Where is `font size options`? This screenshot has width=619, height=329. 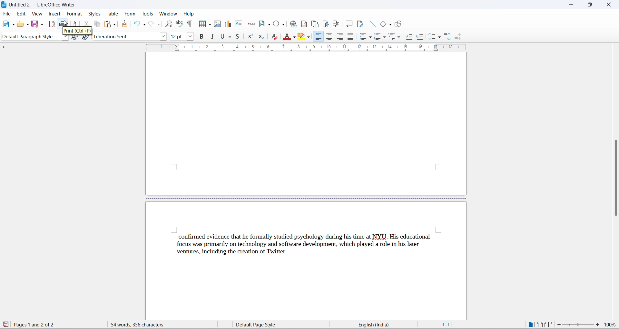
font size options is located at coordinates (190, 37).